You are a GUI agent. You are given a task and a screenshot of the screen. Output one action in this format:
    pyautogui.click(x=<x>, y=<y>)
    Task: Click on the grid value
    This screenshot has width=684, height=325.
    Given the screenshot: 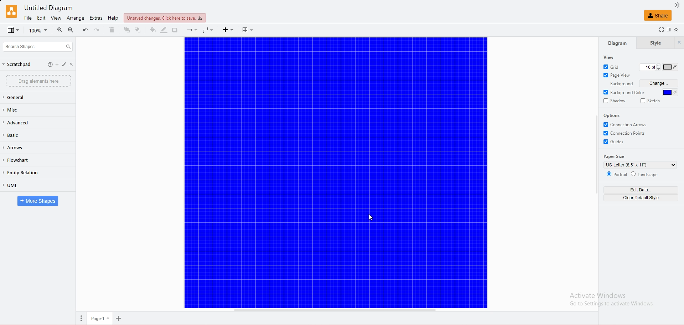 What is the action you would take?
    pyautogui.click(x=647, y=68)
    